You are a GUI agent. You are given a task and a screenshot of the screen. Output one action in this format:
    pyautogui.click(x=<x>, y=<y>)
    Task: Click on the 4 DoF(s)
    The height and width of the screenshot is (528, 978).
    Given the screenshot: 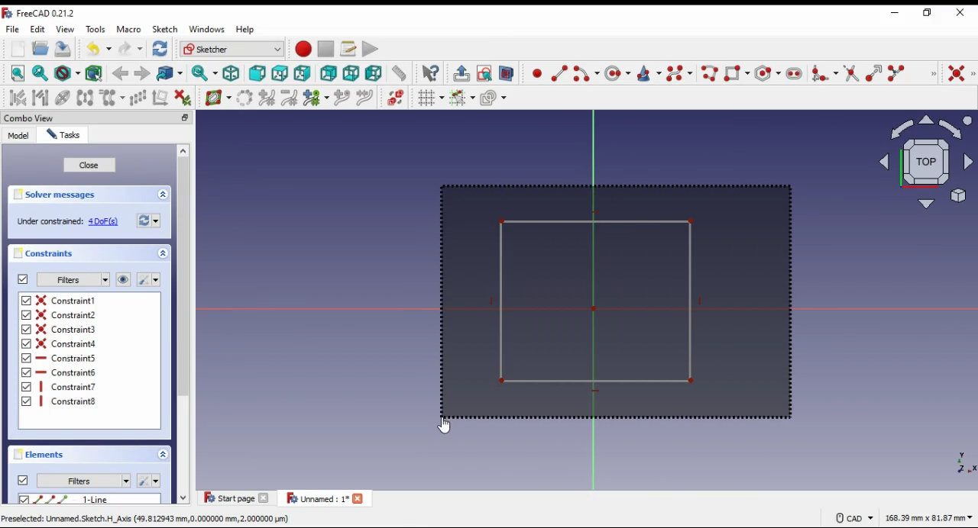 What is the action you would take?
    pyautogui.click(x=105, y=222)
    